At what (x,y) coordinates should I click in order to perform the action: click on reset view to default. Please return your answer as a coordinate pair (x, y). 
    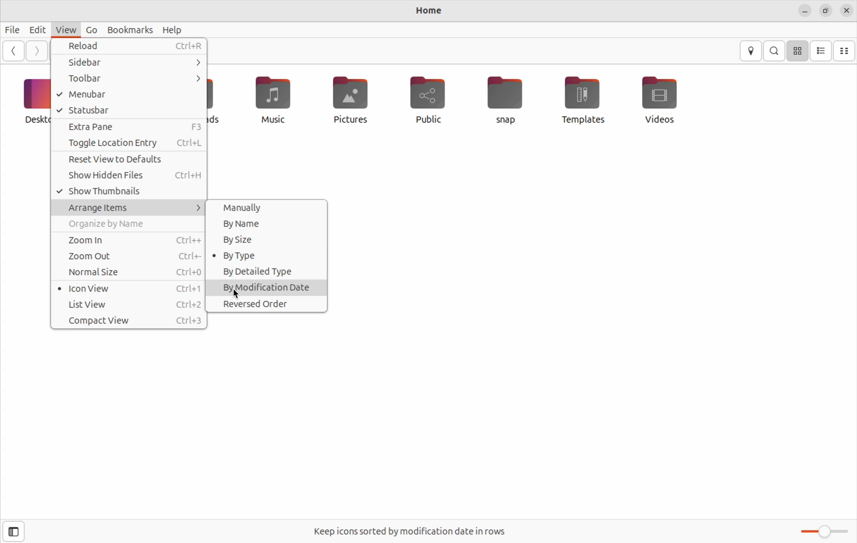
    Looking at the image, I should click on (130, 159).